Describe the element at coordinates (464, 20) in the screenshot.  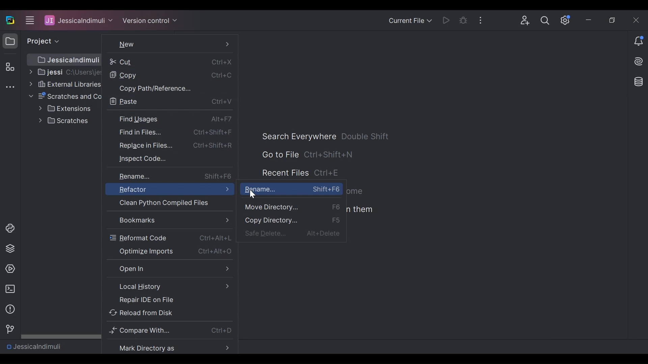
I see `Debug` at that location.